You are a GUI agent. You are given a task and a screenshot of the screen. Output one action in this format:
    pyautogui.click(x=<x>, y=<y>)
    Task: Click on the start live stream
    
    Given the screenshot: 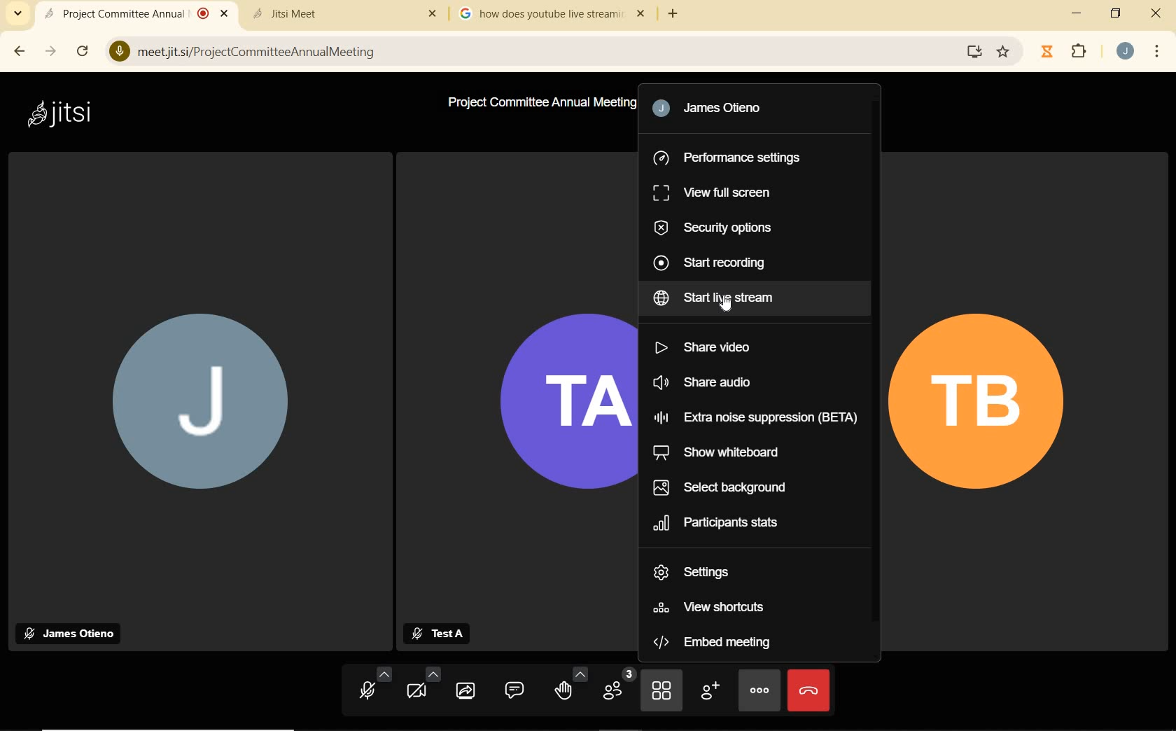 What is the action you would take?
    pyautogui.click(x=718, y=297)
    